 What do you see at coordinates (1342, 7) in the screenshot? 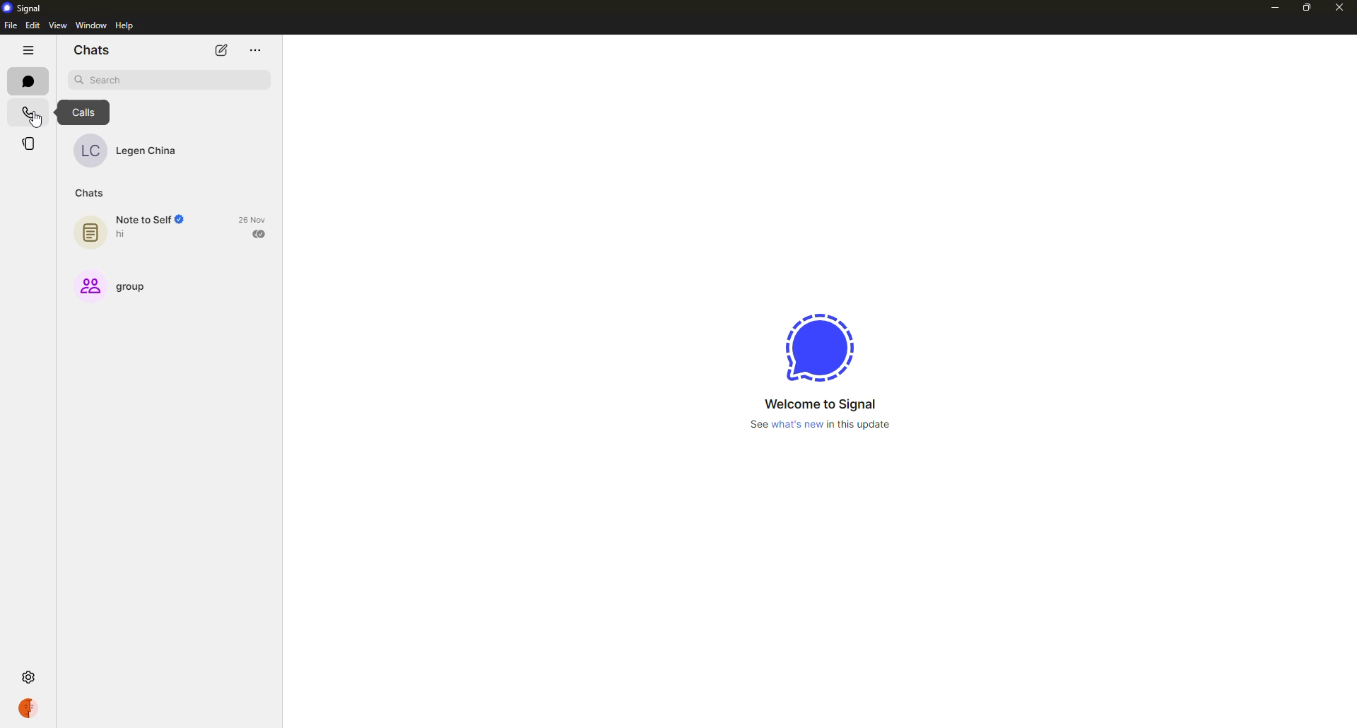
I see `close` at bounding box center [1342, 7].